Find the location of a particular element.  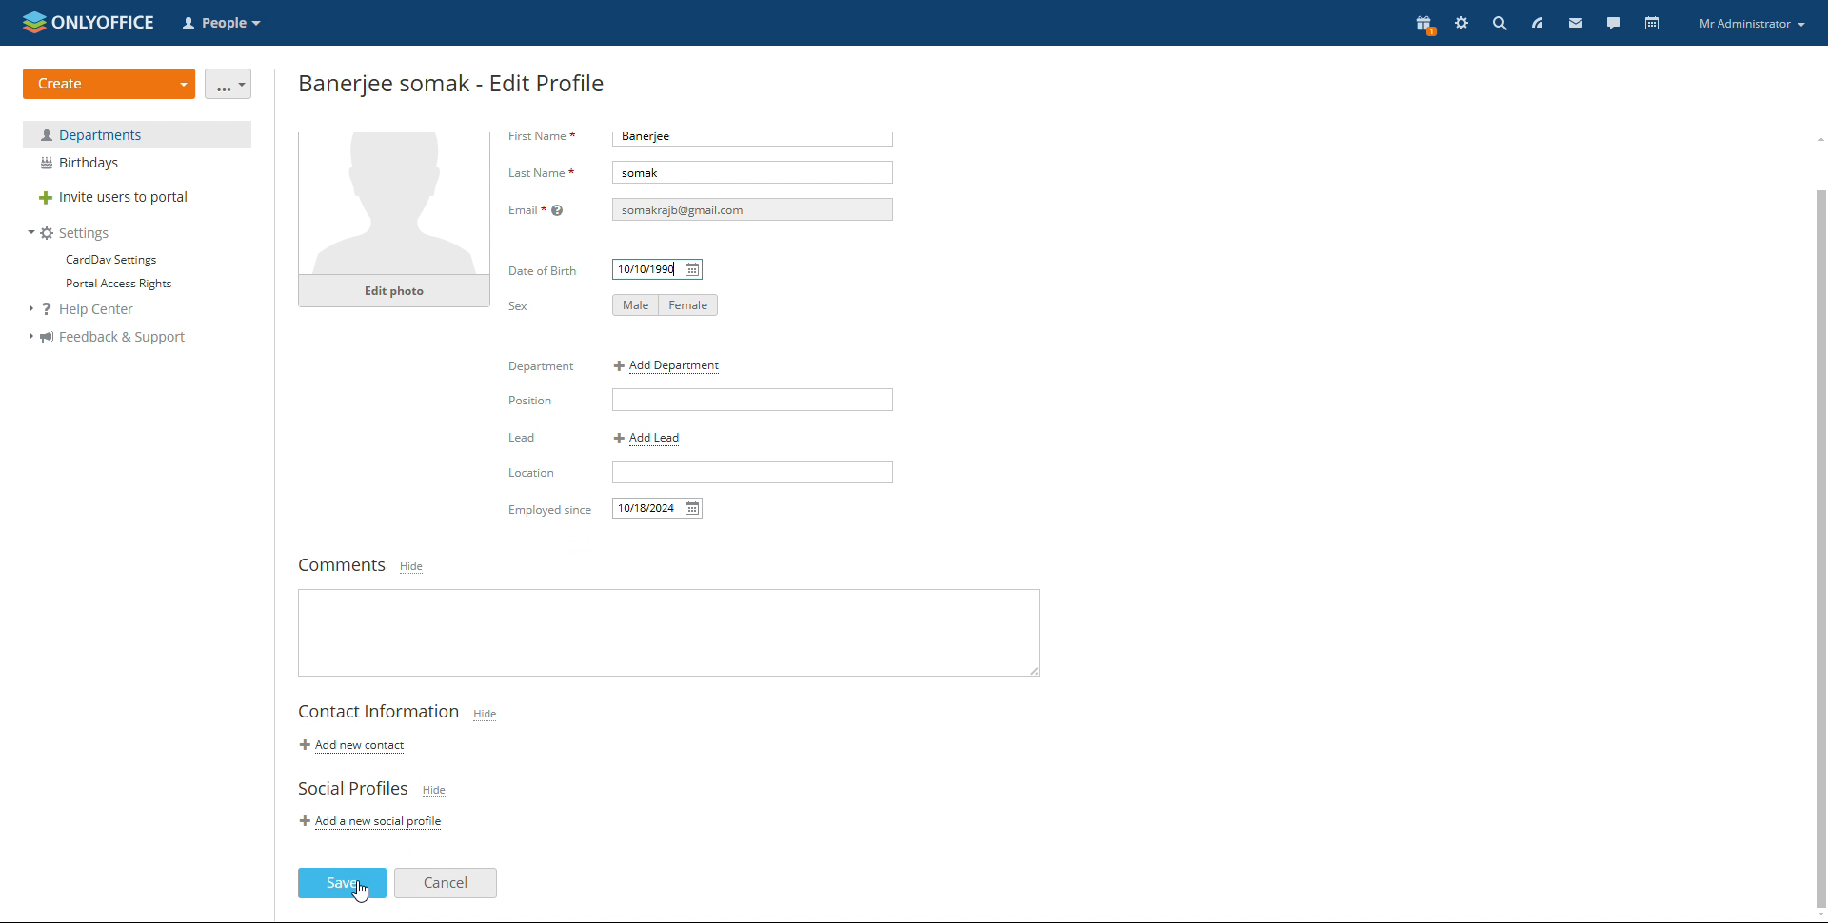

add new contact is located at coordinates (348, 746).